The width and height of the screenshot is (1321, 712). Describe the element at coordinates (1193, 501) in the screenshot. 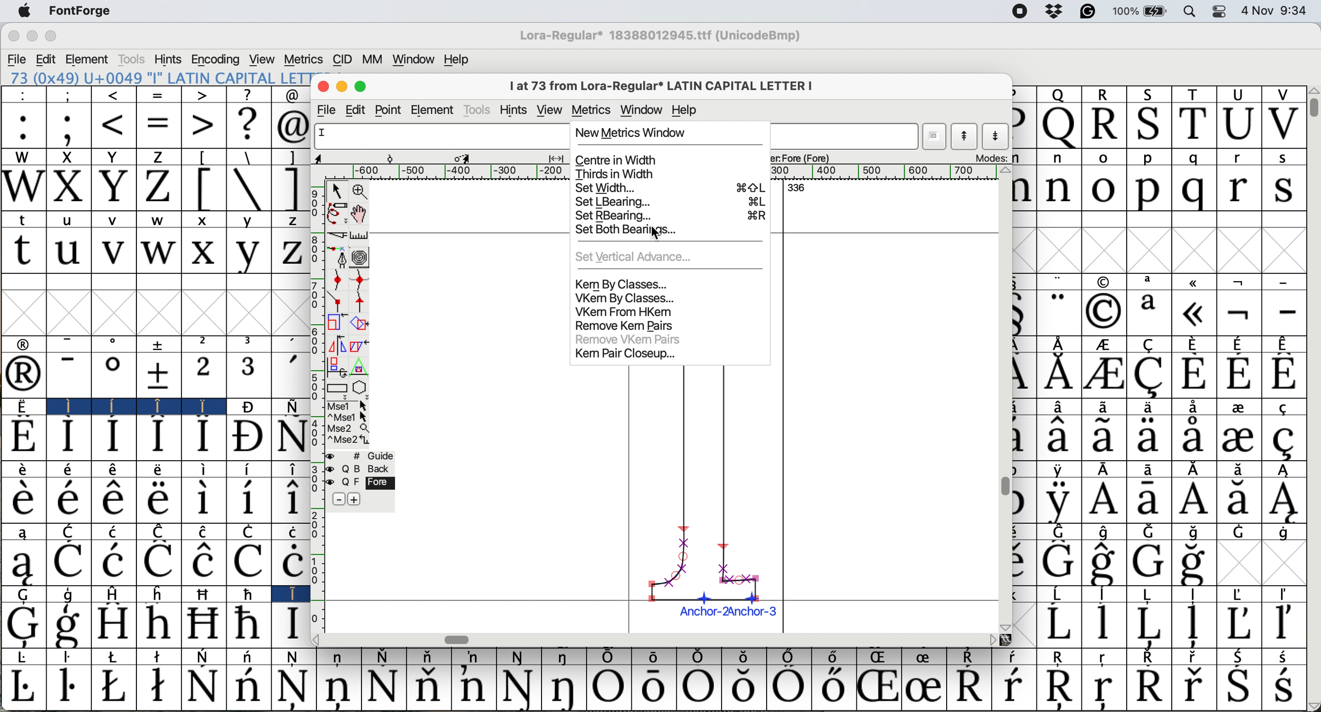

I see `Symbol` at that location.